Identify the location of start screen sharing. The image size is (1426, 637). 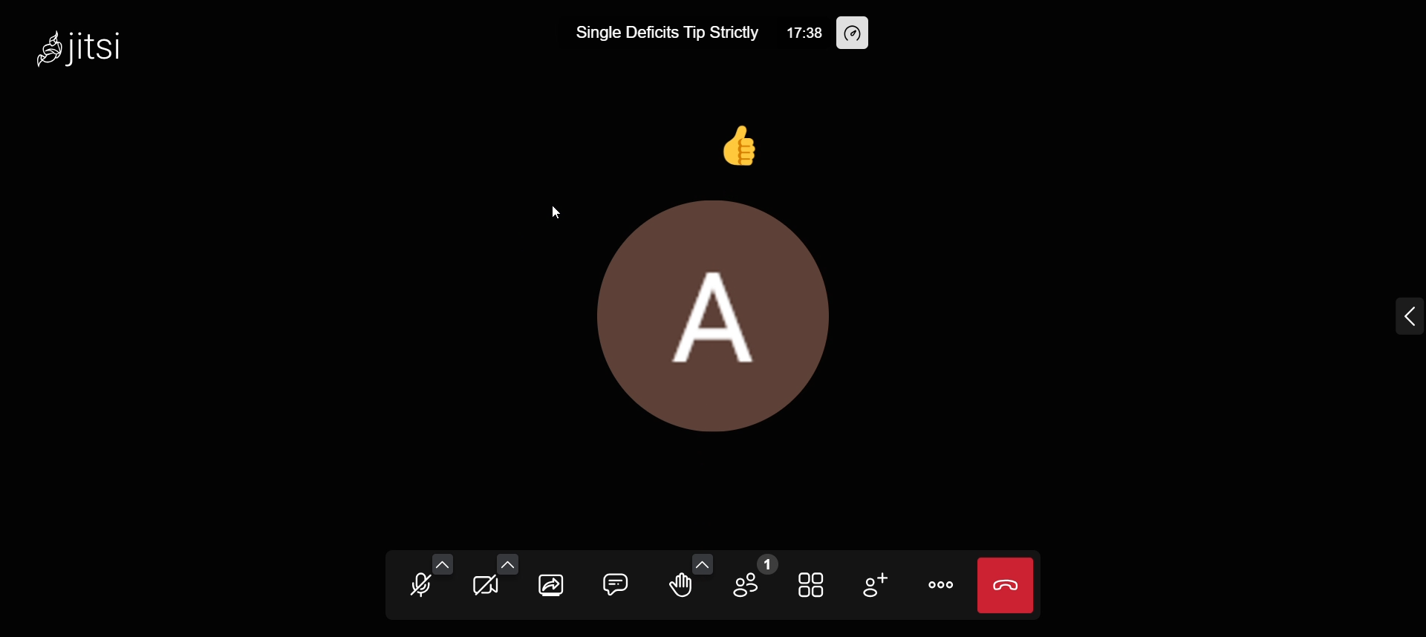
(554, 584).